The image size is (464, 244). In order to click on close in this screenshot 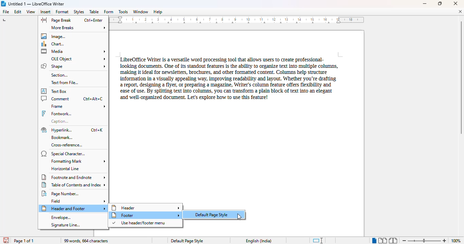, I will do `click(456, 3)`.